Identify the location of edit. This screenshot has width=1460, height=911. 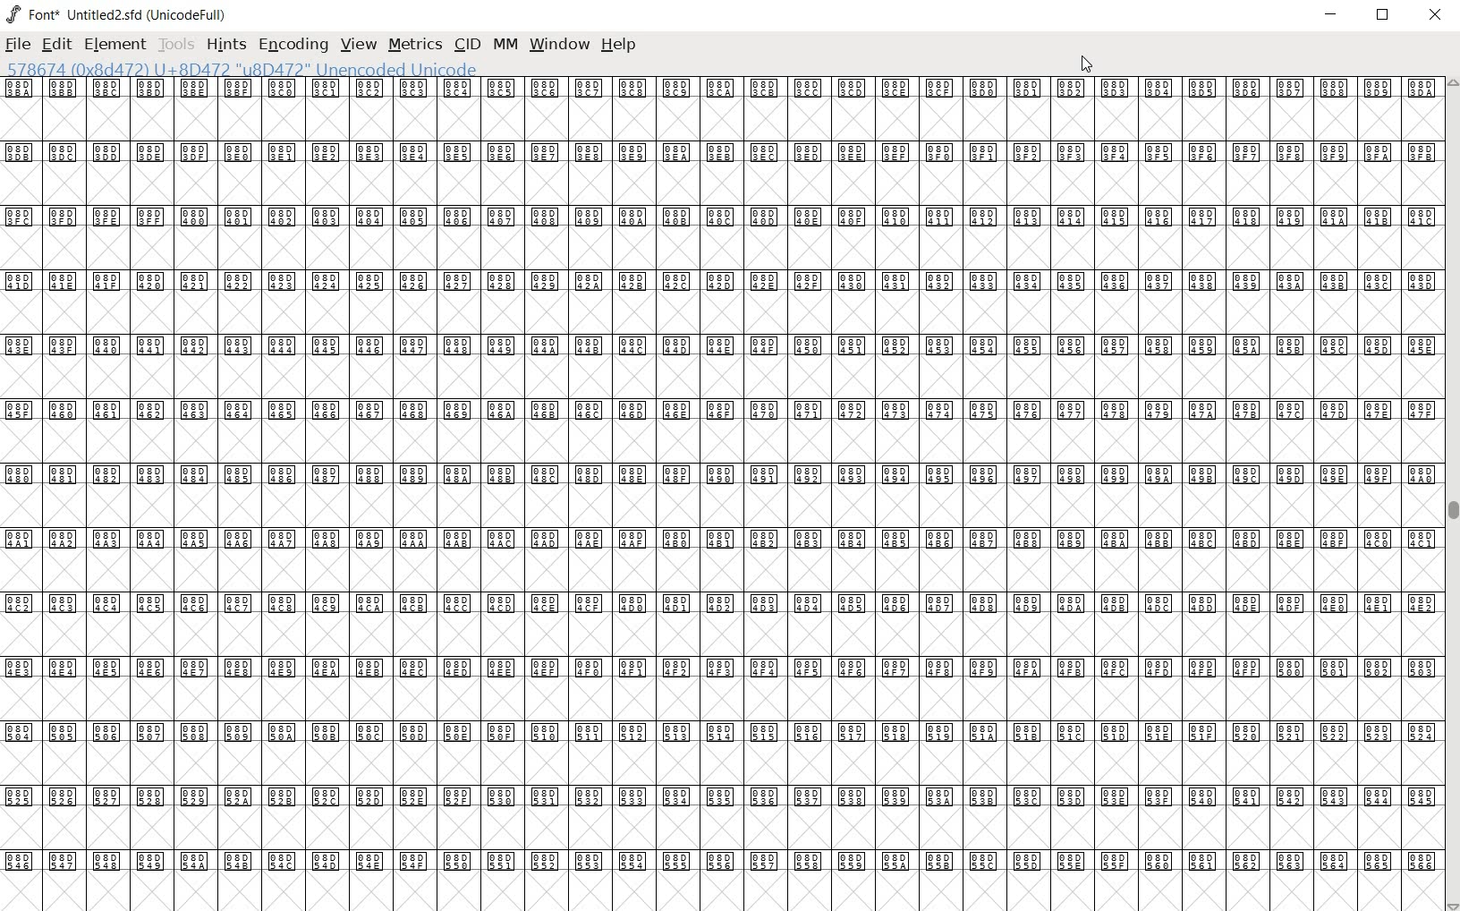
(57, 44).